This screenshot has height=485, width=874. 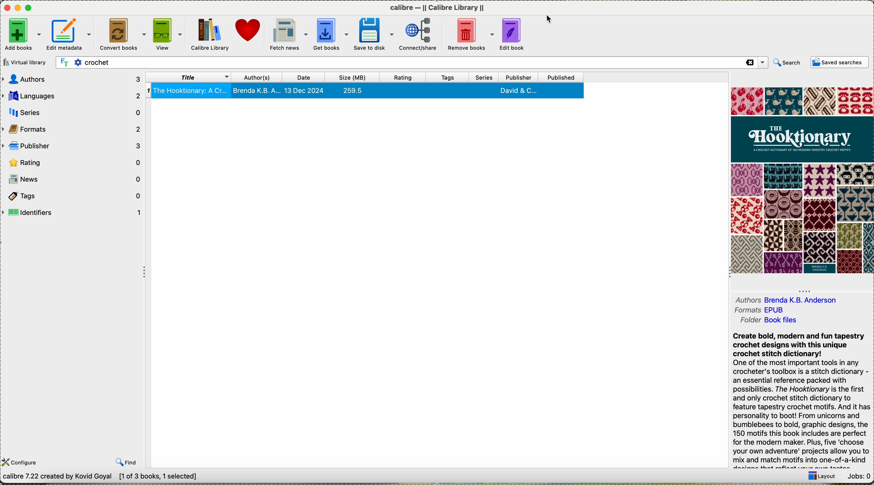 I want to click on series, so click(x=74, y=112).